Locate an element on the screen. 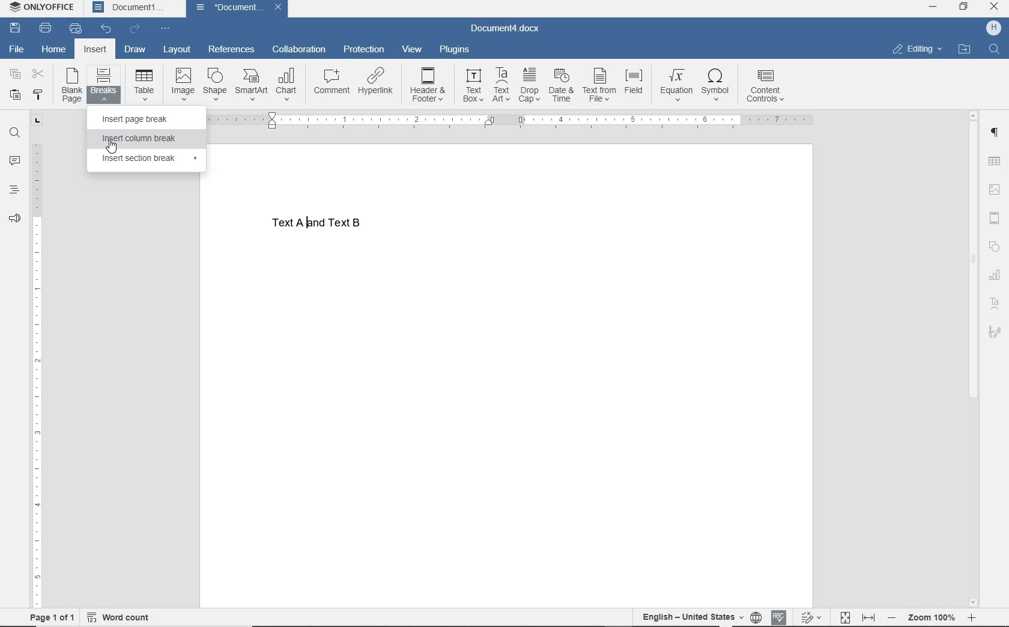 The width and height of the screenshot is (1009, 627). FIT TO PAGE is located at coordinates (845, 616).